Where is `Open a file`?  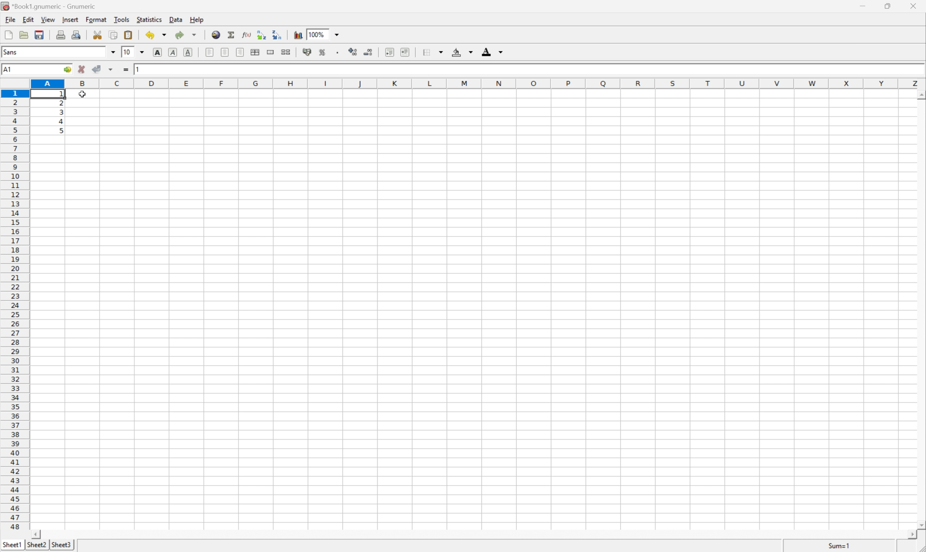 Open a file is located at coordinates (23, 35).